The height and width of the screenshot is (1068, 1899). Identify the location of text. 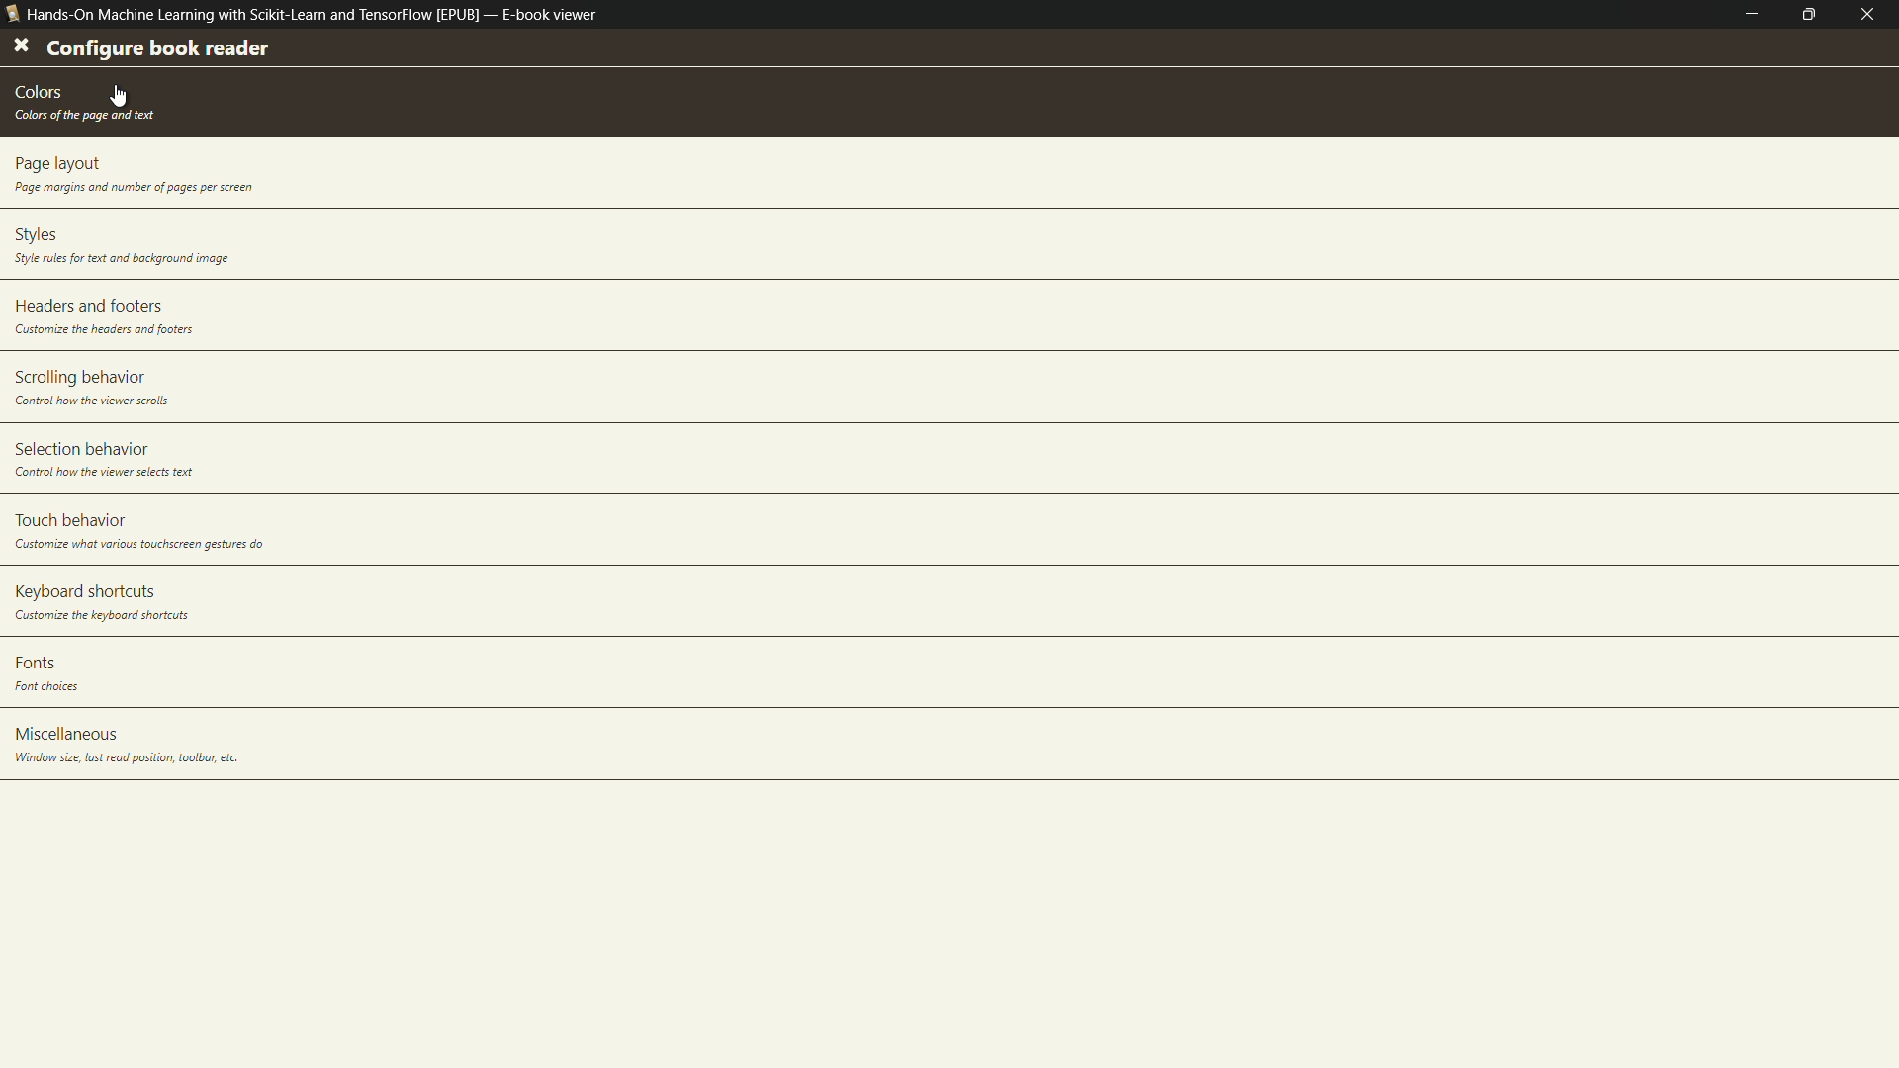
(109, 473).